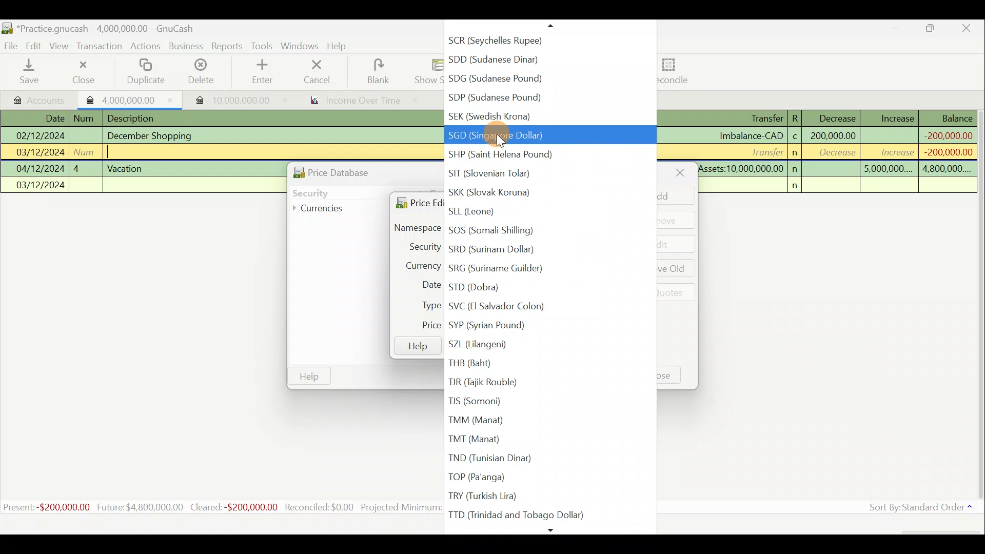 Image resolution: width=985 pixels, height=554 pixels. Describe the element at coordinates (376, 71) in the screenshot. I see `Blank` at that location.